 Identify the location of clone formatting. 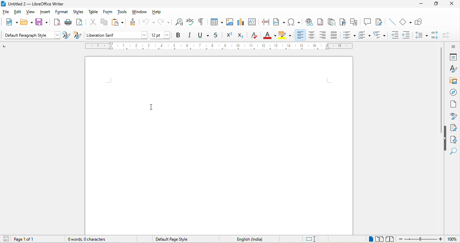
(134, 23).